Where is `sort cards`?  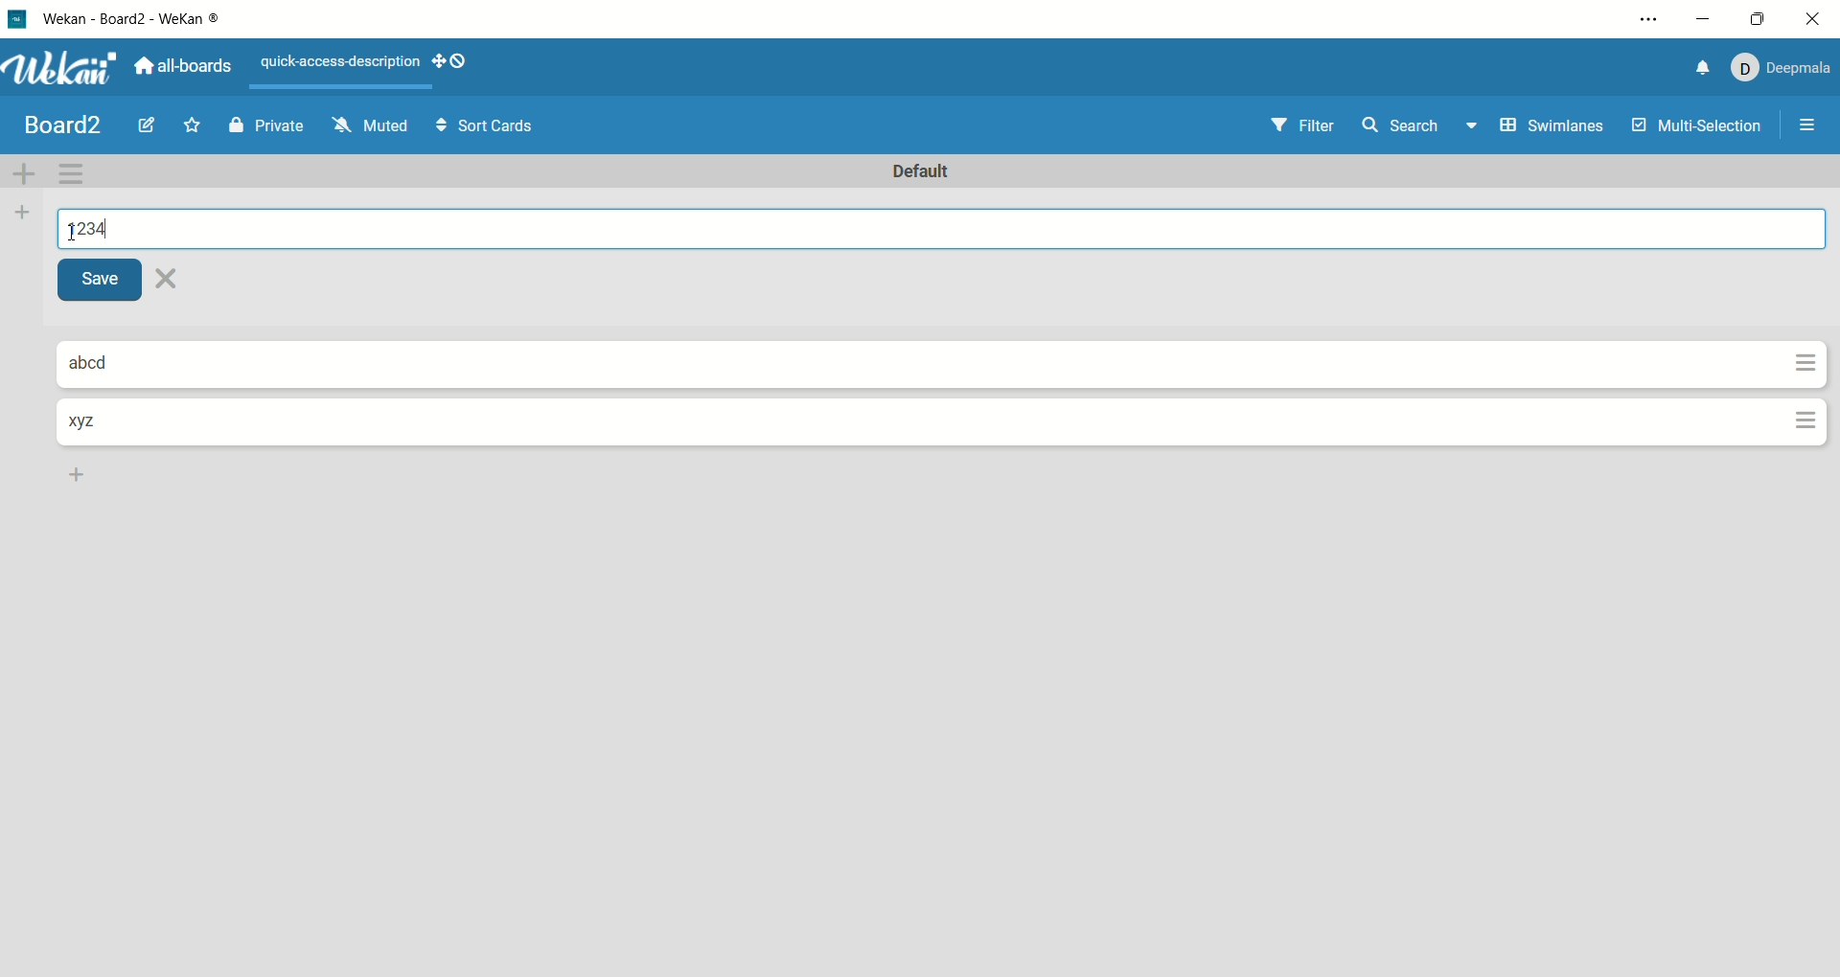
sort cards is located at coordinates (481, 126).